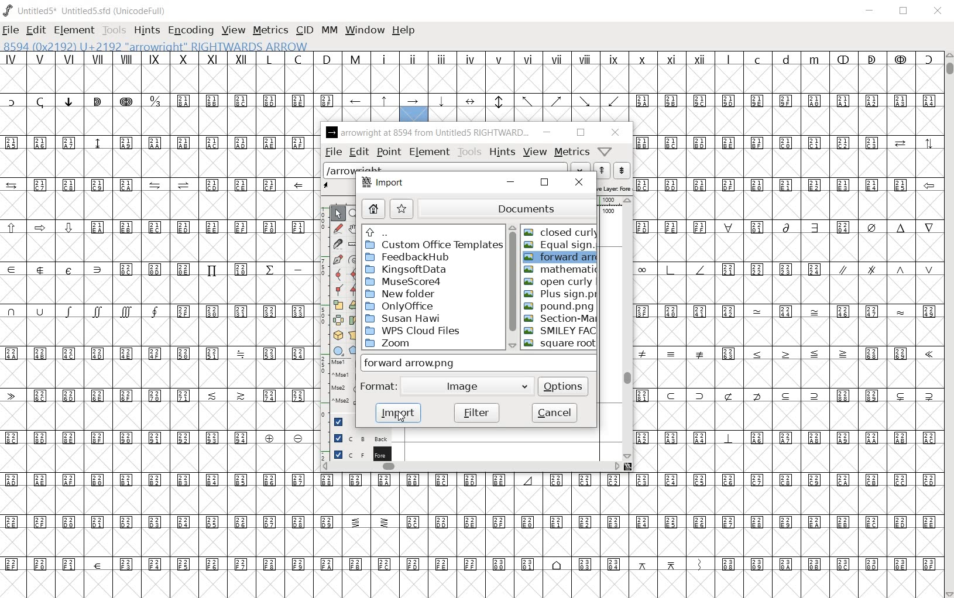 The height and width of the screenshot is (598, 954). Describe the element at coordinates (560, 246) in the screenshot. I see `Equal sign` at that location.